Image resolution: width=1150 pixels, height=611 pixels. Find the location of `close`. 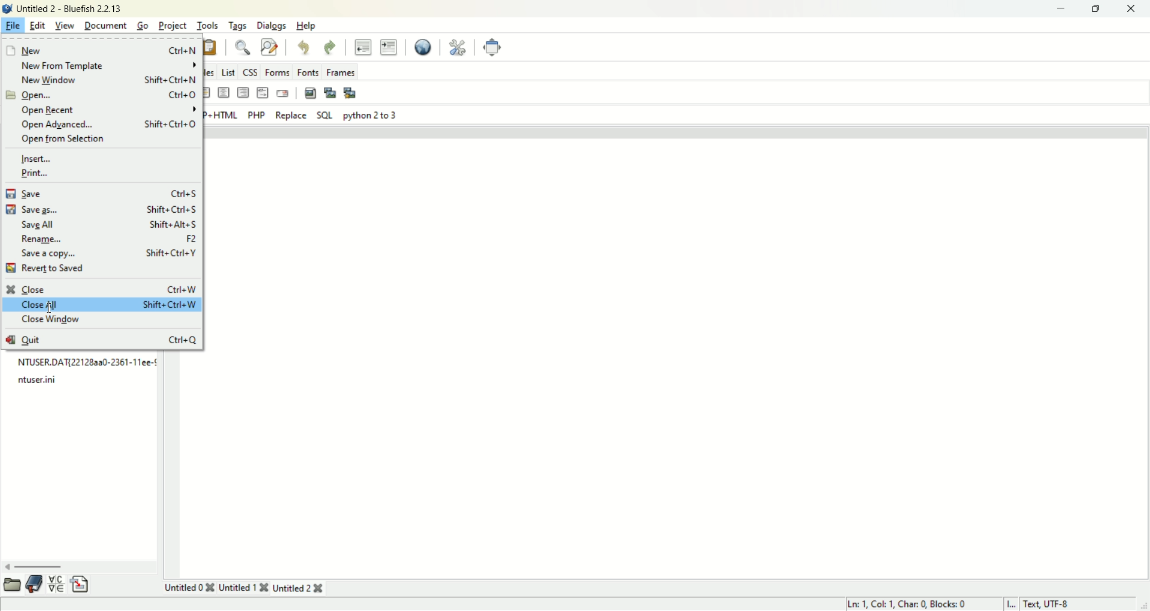

close is located at coordinates (101, 288).